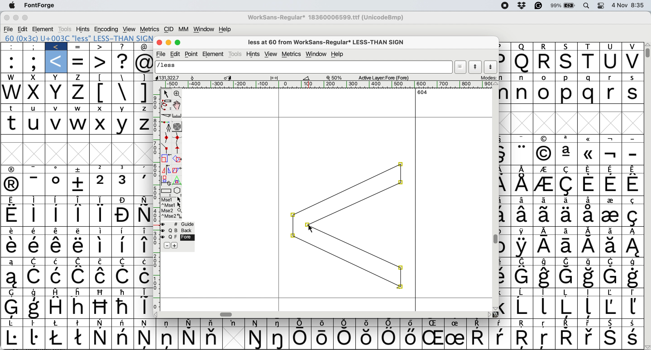 This screenshot has width=651, height=350. Describe the element at coordinates (544, 307) in the screenshot. I see `Symbol` at that location.